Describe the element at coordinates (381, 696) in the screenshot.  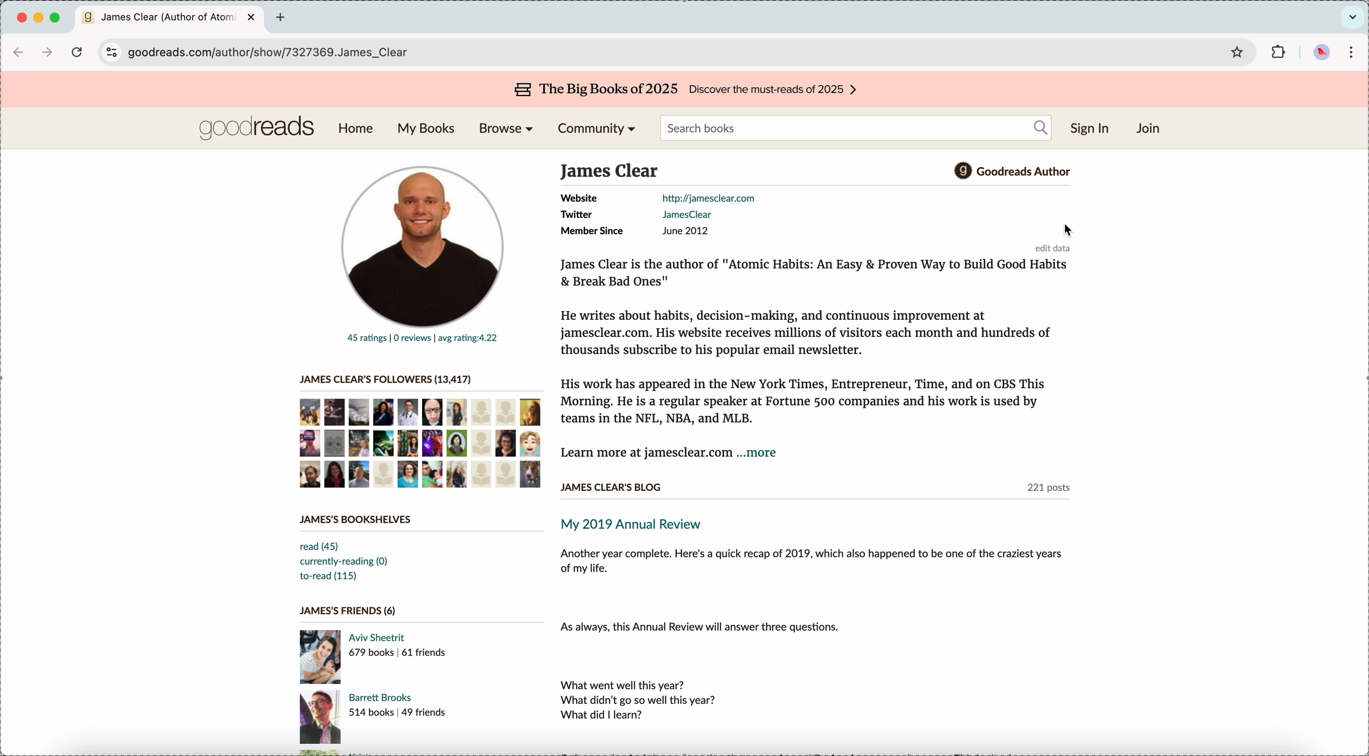
I see `Barrett Brooks` at that location.